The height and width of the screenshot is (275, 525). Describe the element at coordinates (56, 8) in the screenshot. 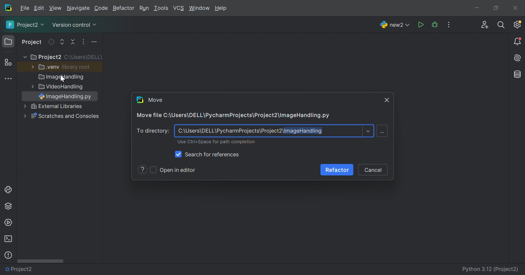

I see `View` at that location.